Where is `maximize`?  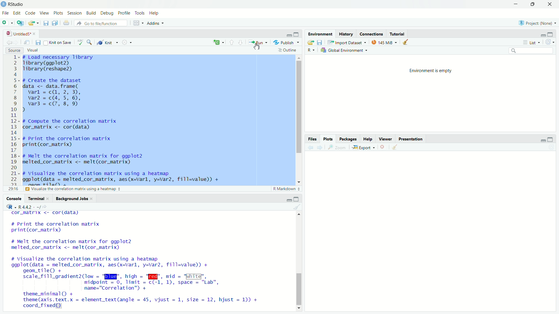 maximize is located at coordinates (551, 35).